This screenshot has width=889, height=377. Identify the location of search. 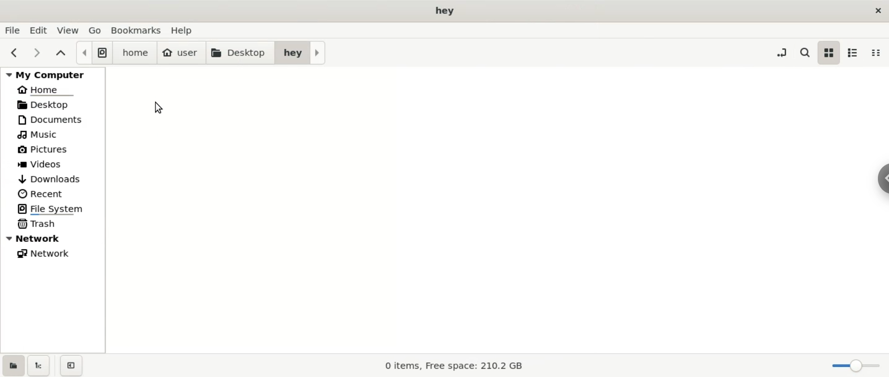
(804, 51).